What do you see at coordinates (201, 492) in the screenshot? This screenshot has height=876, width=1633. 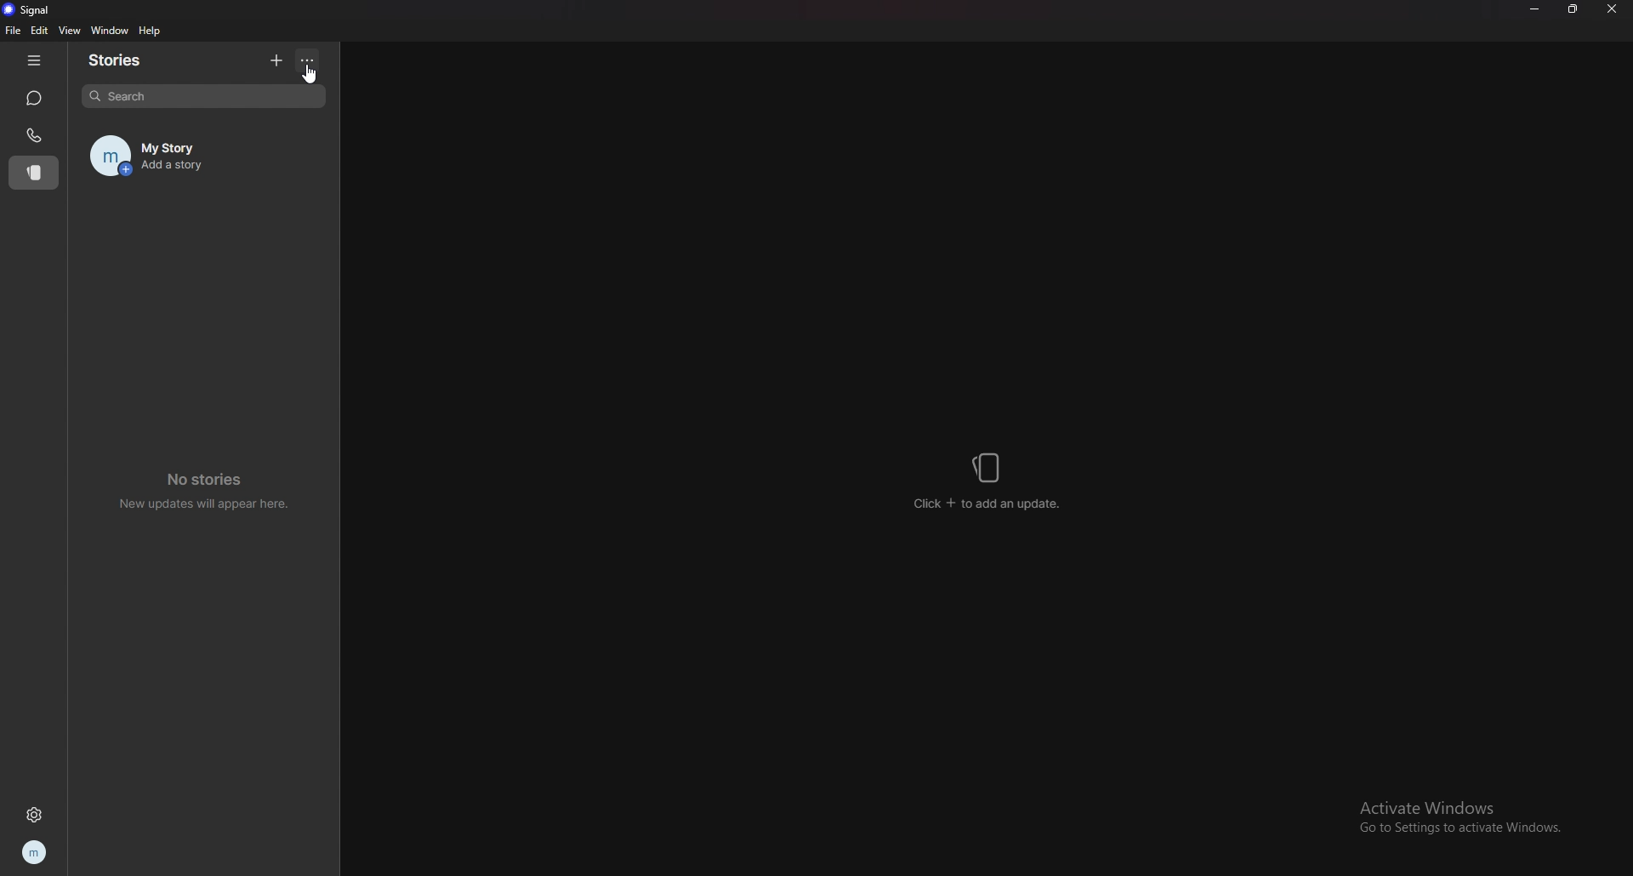 I see `no stories new updates will appear here` at bounding box center [201, 492].